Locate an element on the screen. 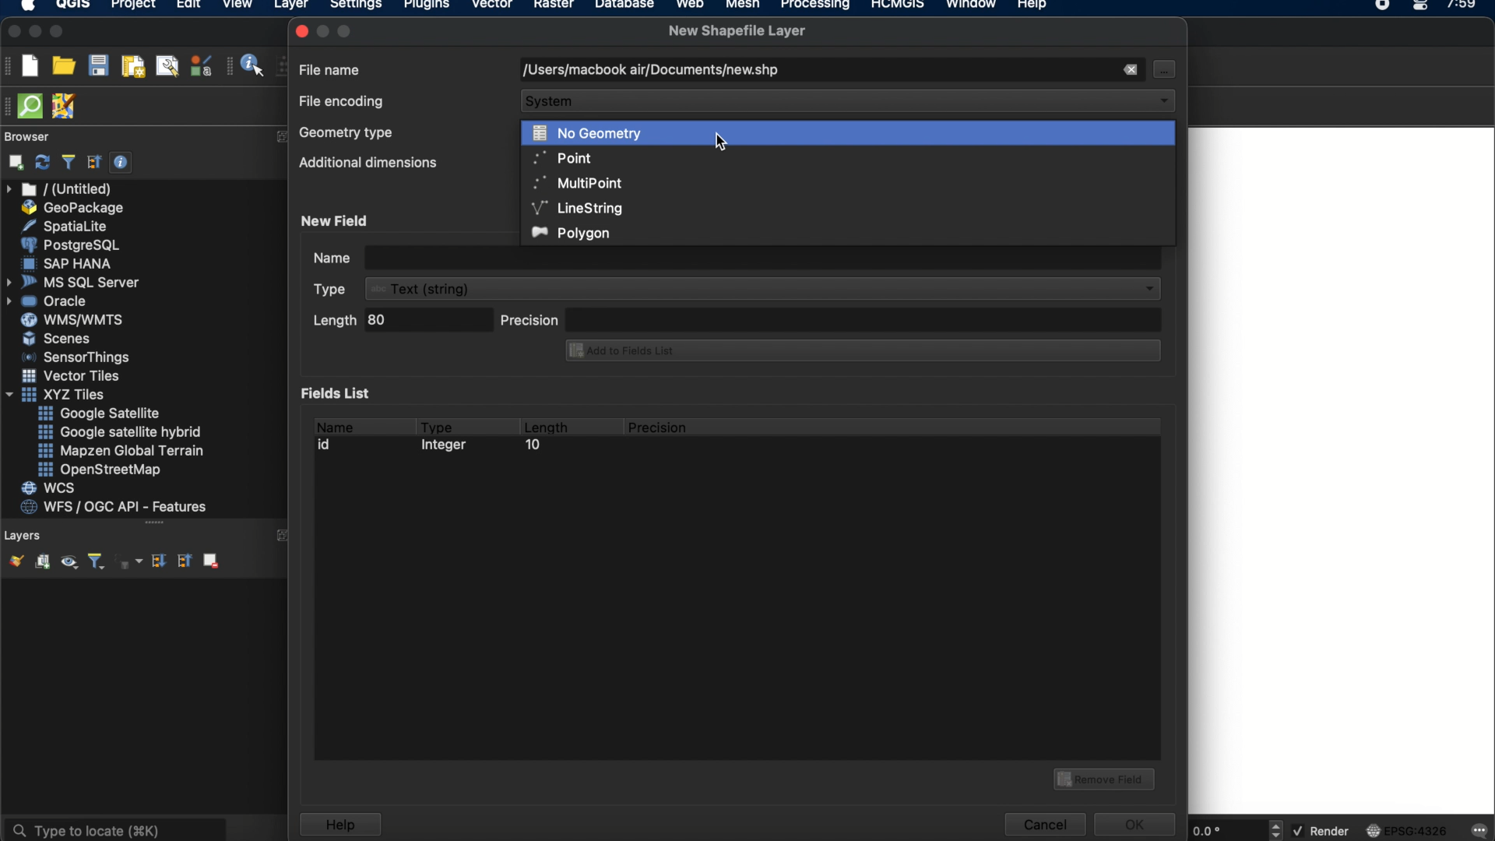 The height and width of the screenshot is (841, 1495). close is located at coordinates (301, 31).